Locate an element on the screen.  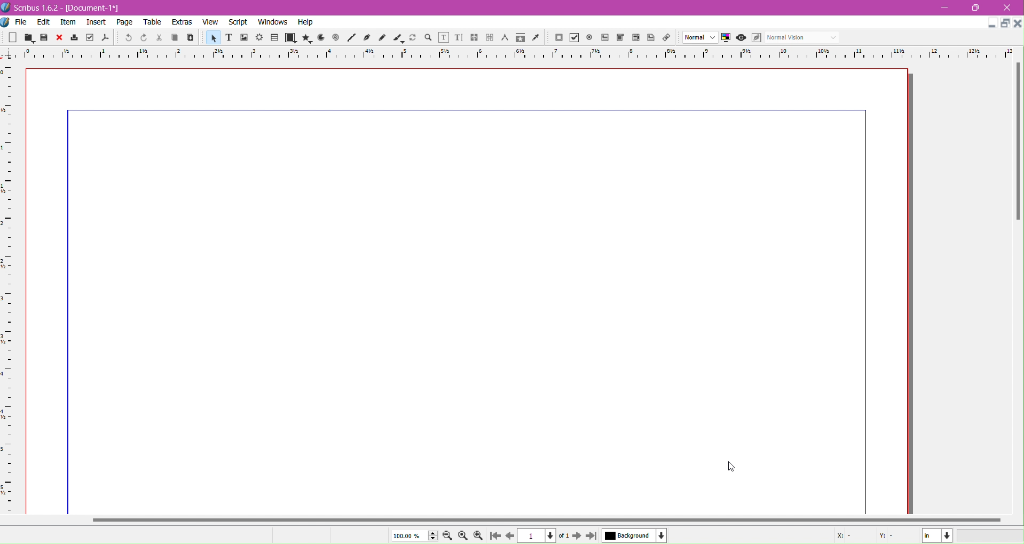
X:- Y:- is located at coordinates (868, 535).